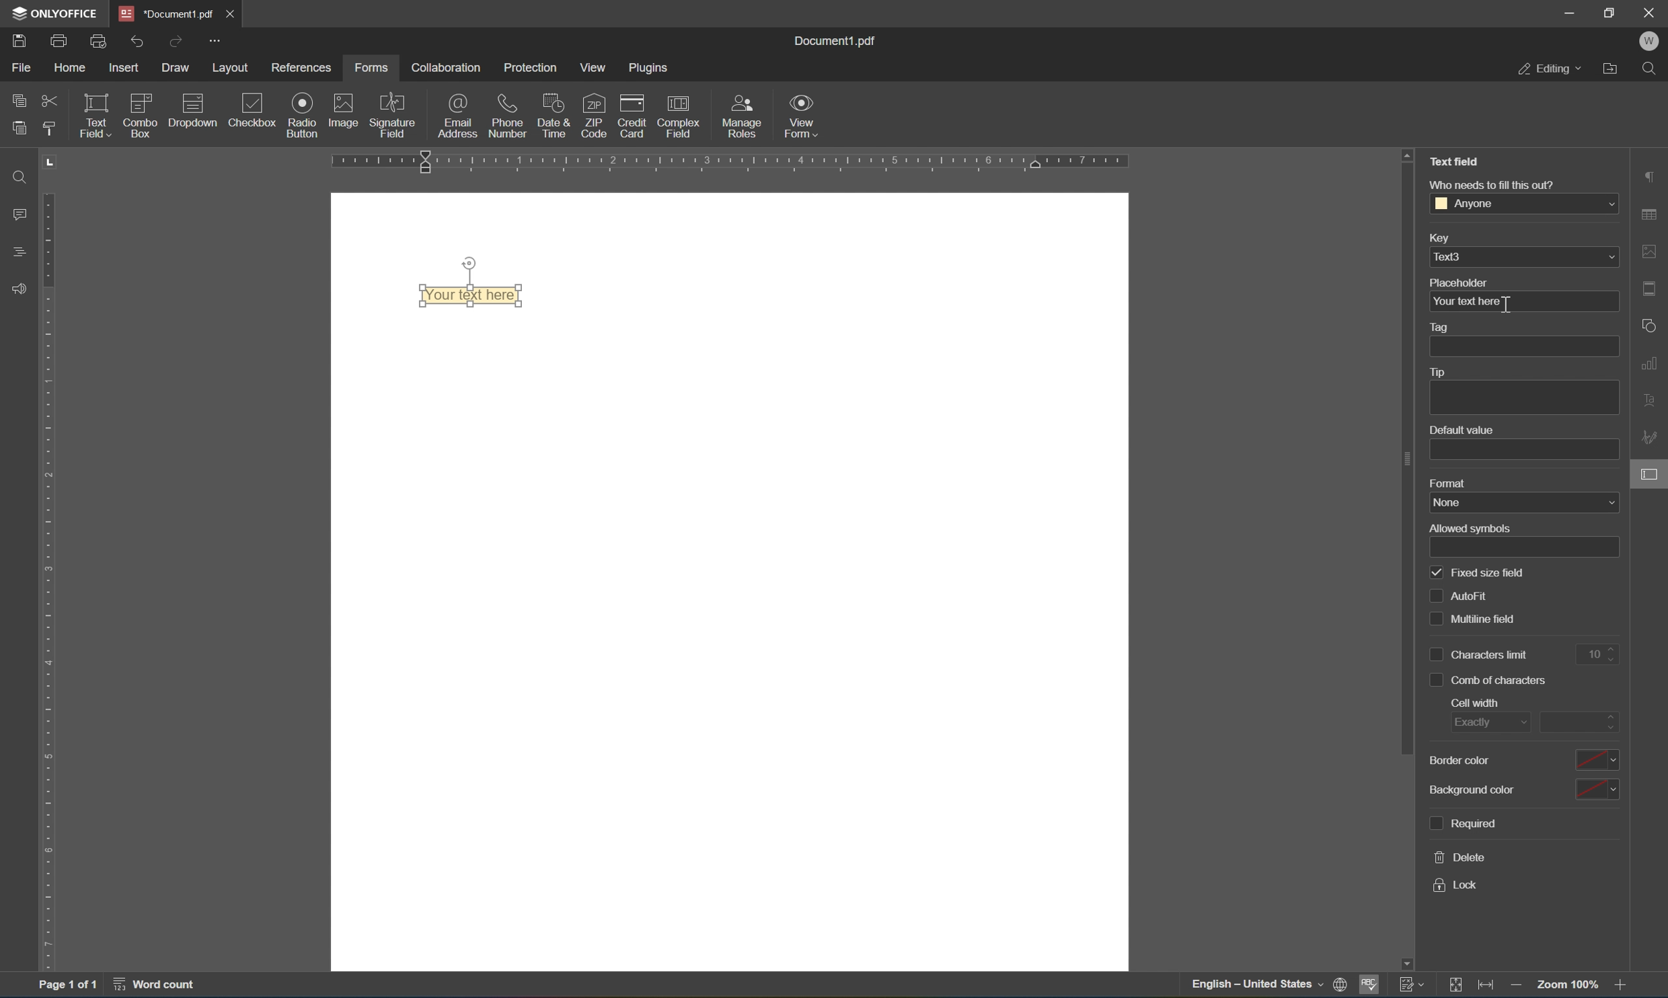 The height and width of the screenshot is (998, 1668). Describe the element at coordinates (1651, 439) in the screenshot. I see `signature settings` at that location.